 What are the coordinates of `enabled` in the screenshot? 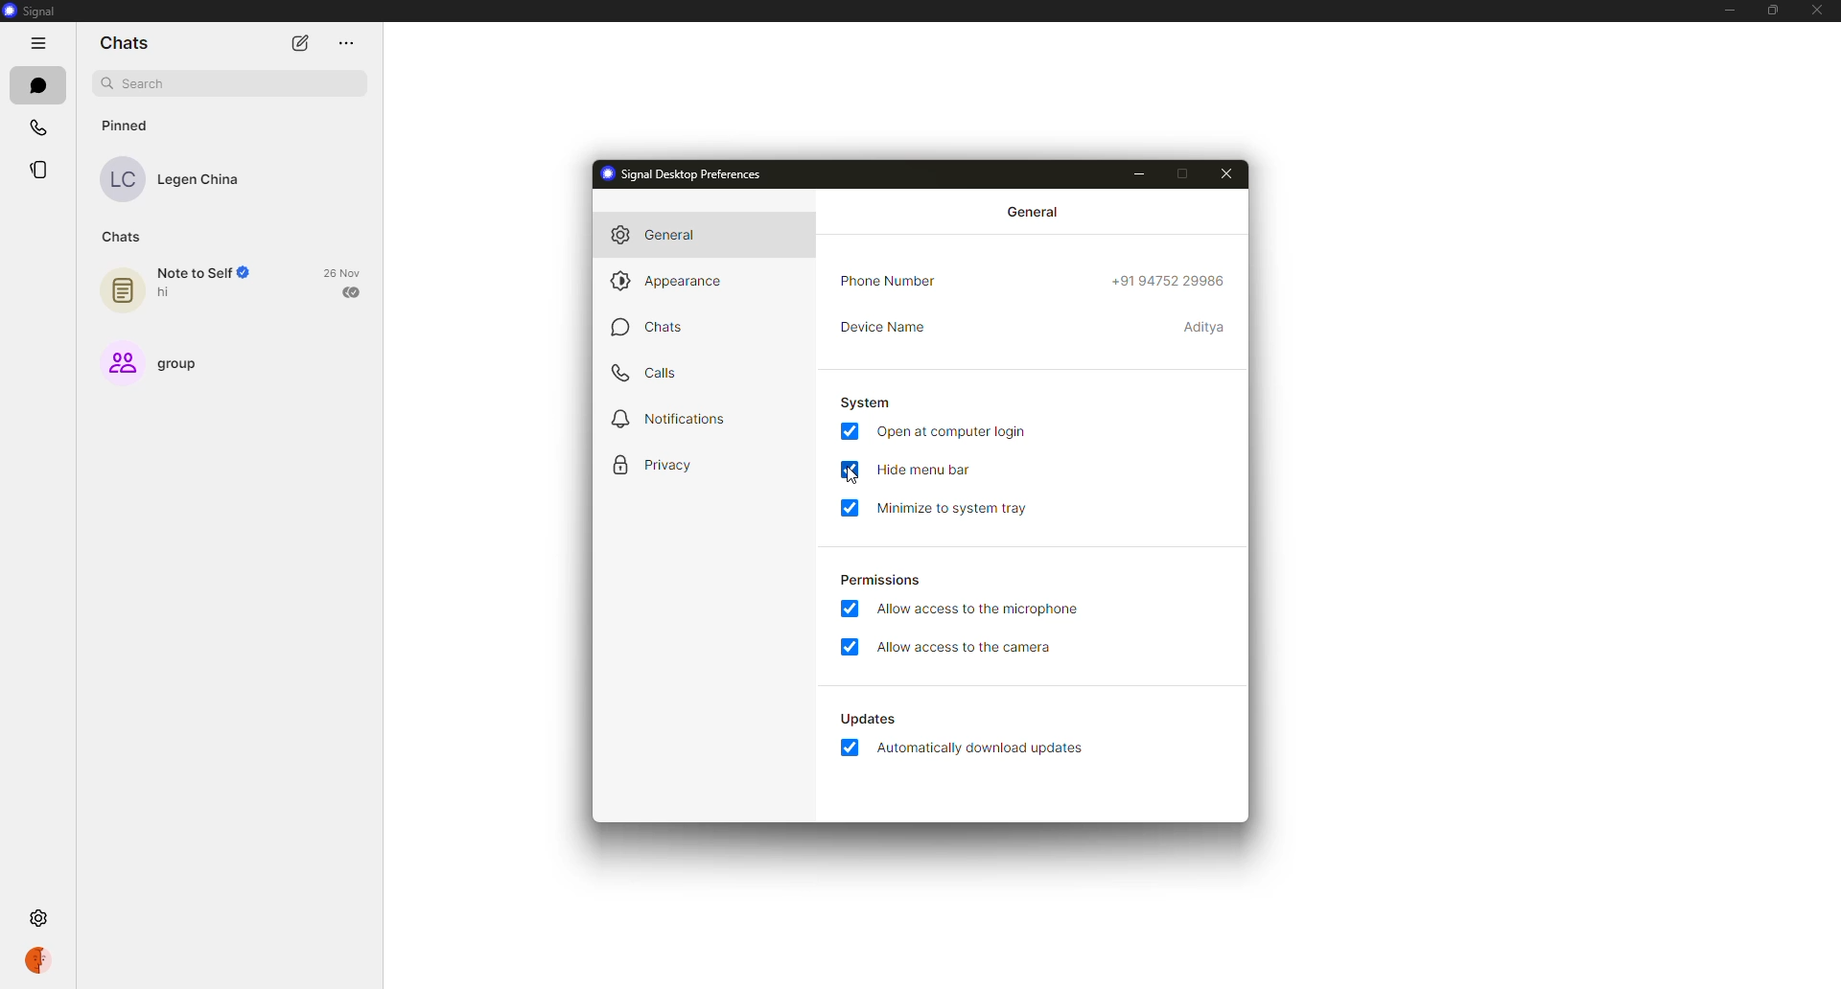 It's located at (851, 609).